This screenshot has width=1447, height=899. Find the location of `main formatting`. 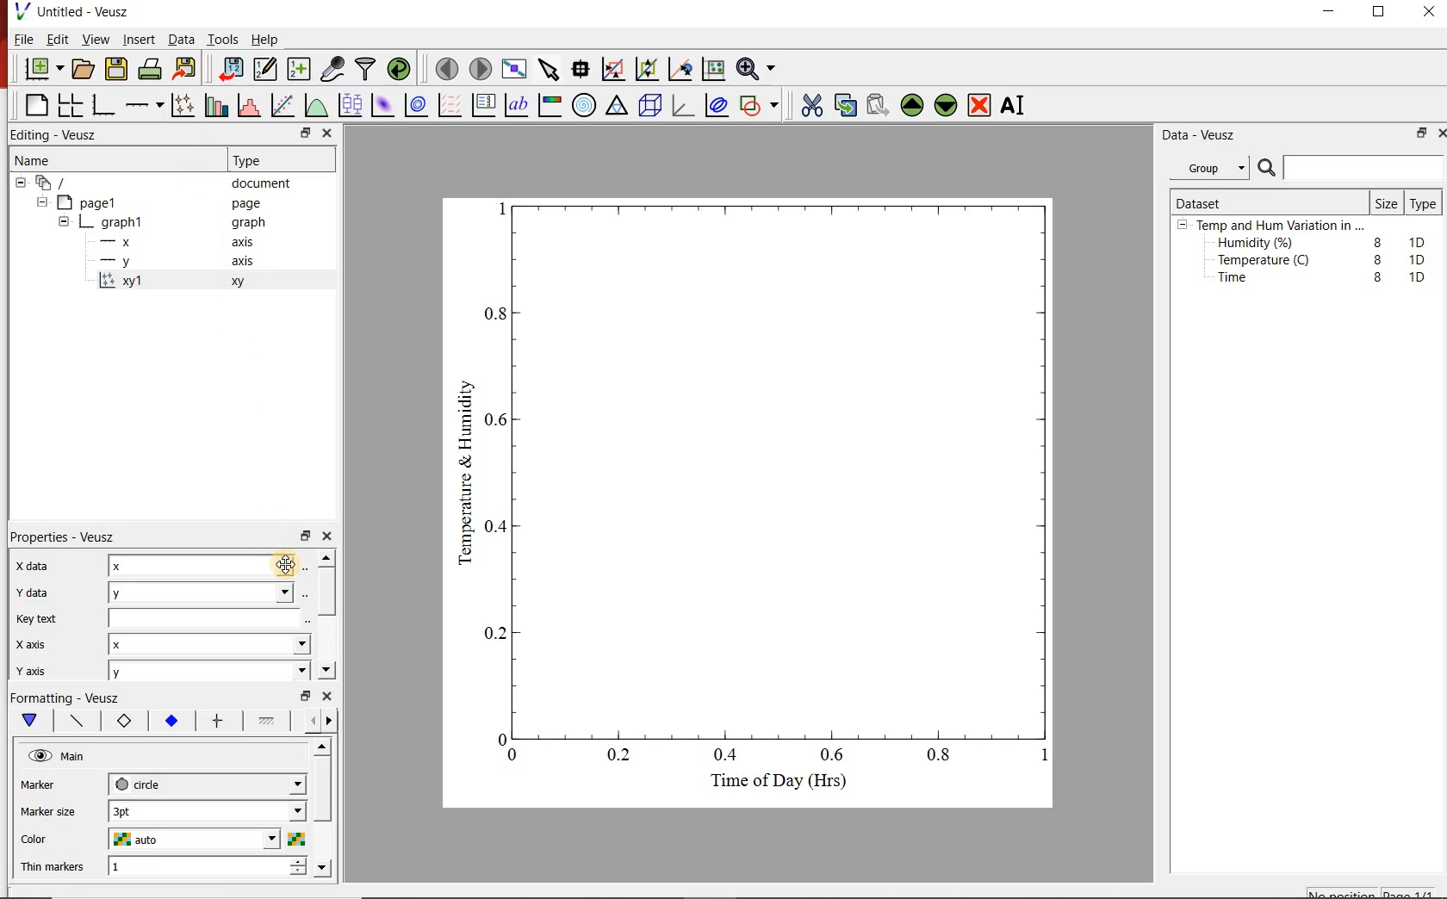

main formatting is located at coordinates (31, 722).